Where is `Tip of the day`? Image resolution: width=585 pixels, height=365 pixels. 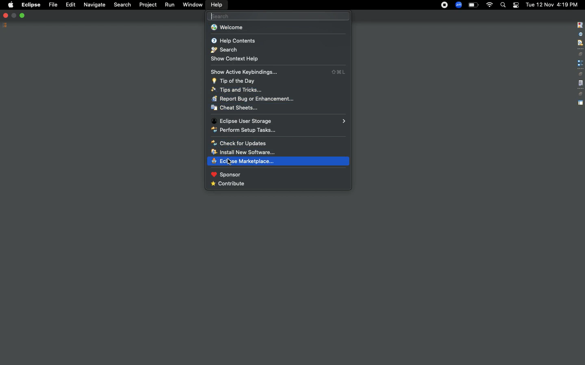
Tip of the day is located at coordinates (232, 81).